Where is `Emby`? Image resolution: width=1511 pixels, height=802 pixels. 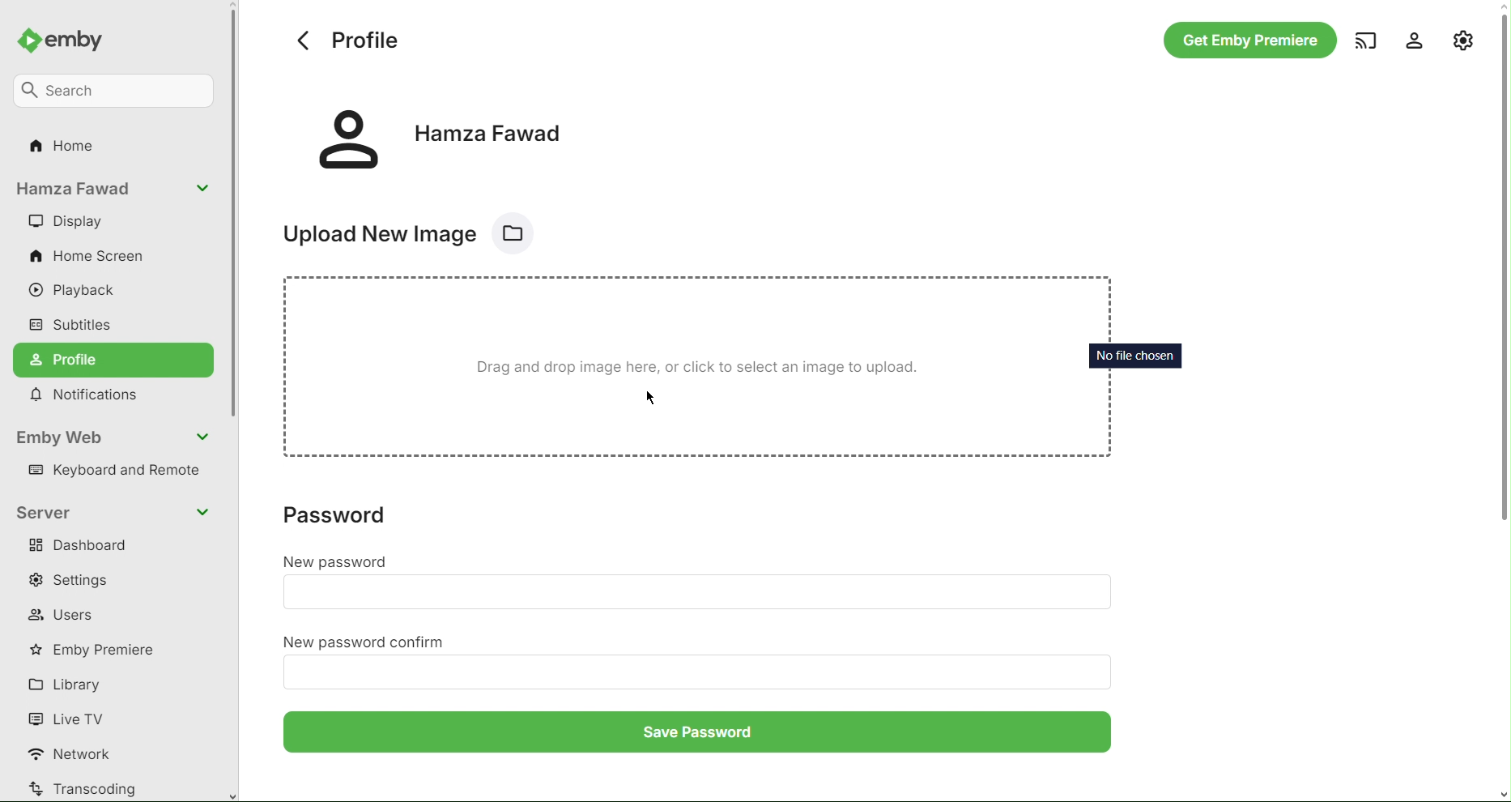
Emby is located at coordinates (68, 37).